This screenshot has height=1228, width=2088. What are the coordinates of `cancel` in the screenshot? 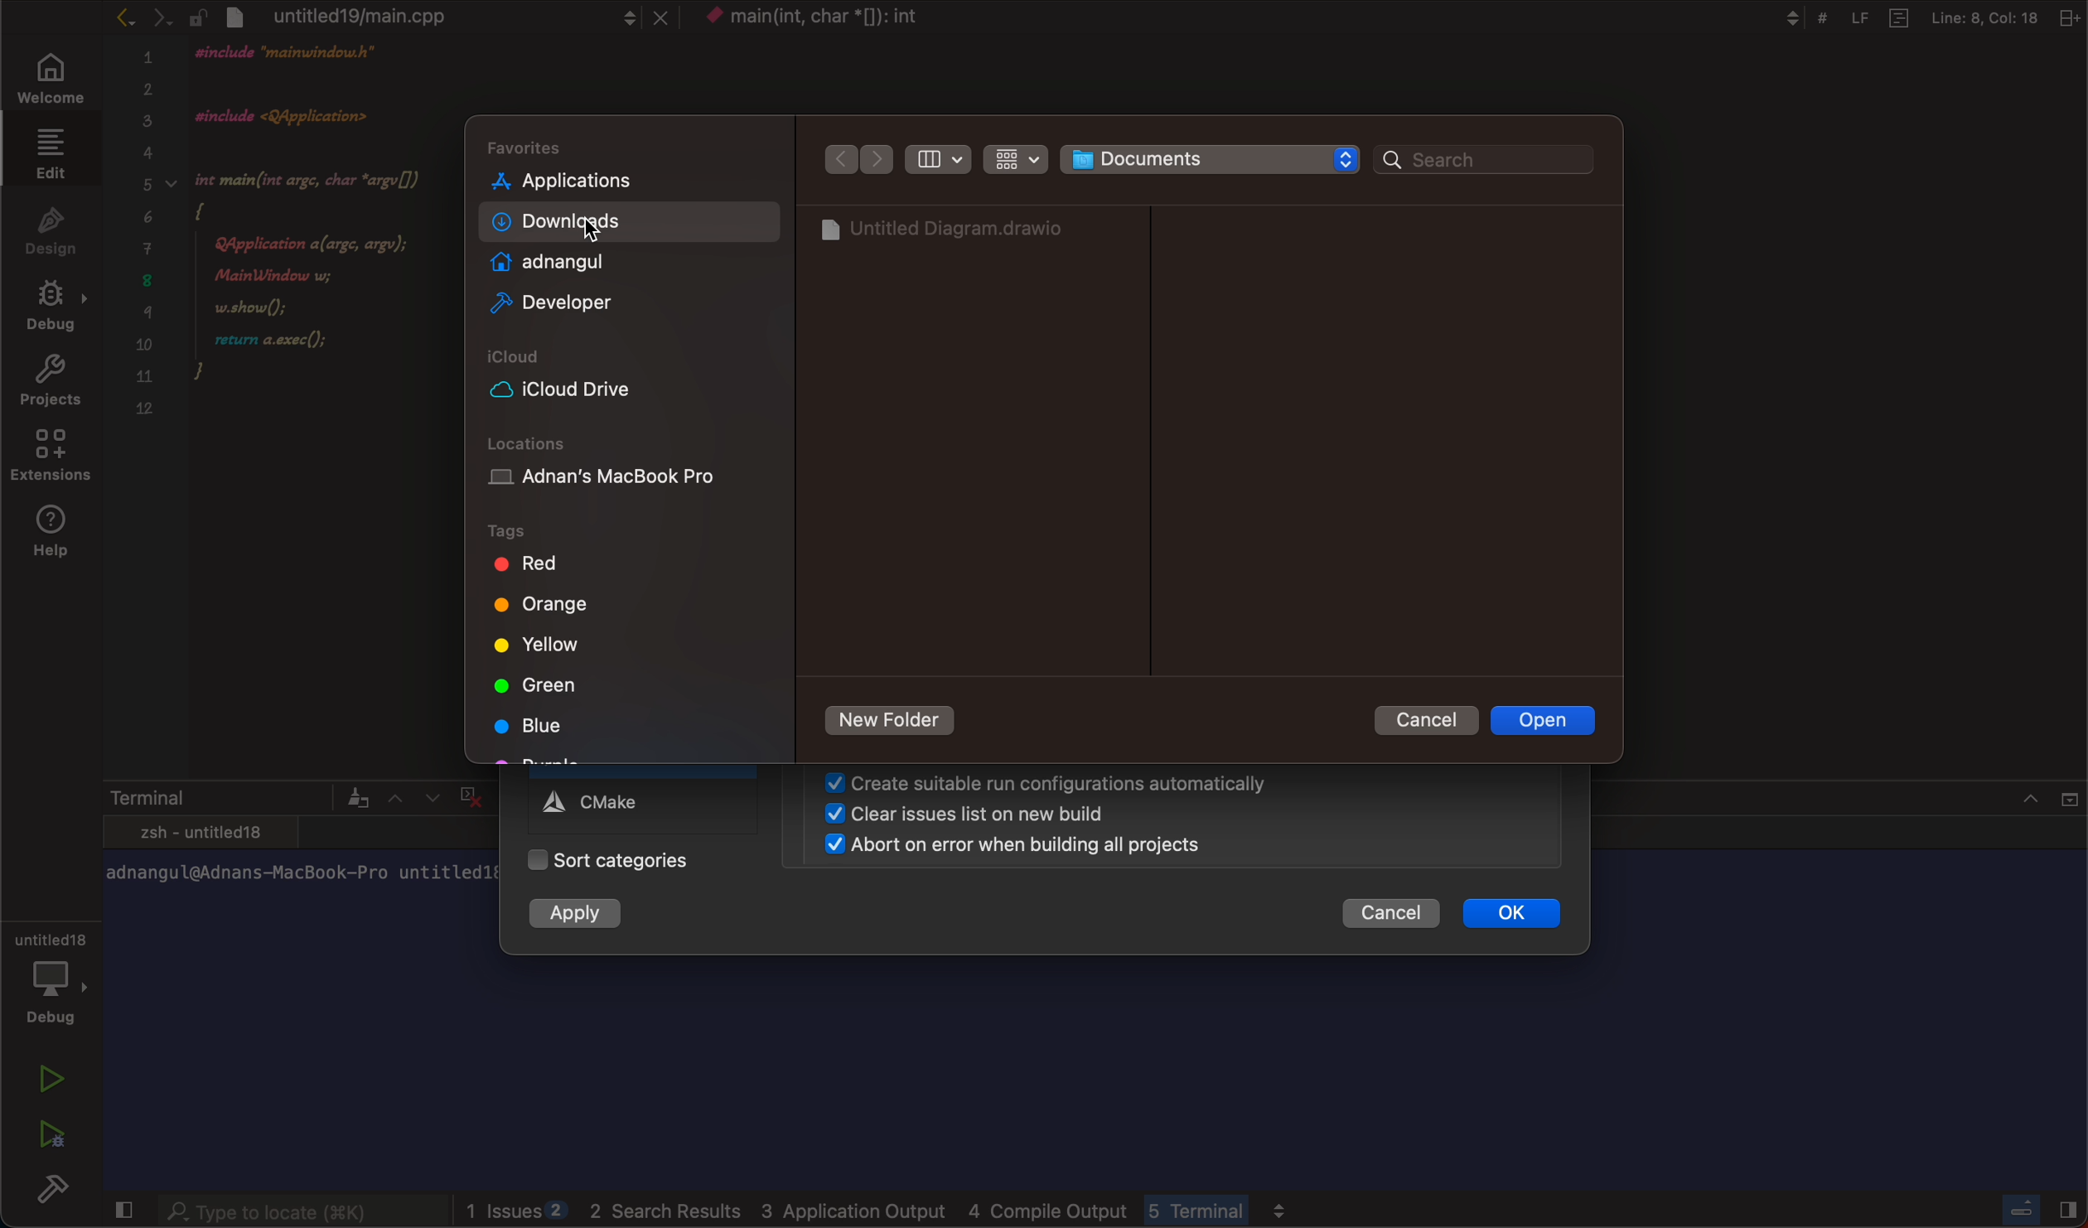 It's located at (1393, 912).